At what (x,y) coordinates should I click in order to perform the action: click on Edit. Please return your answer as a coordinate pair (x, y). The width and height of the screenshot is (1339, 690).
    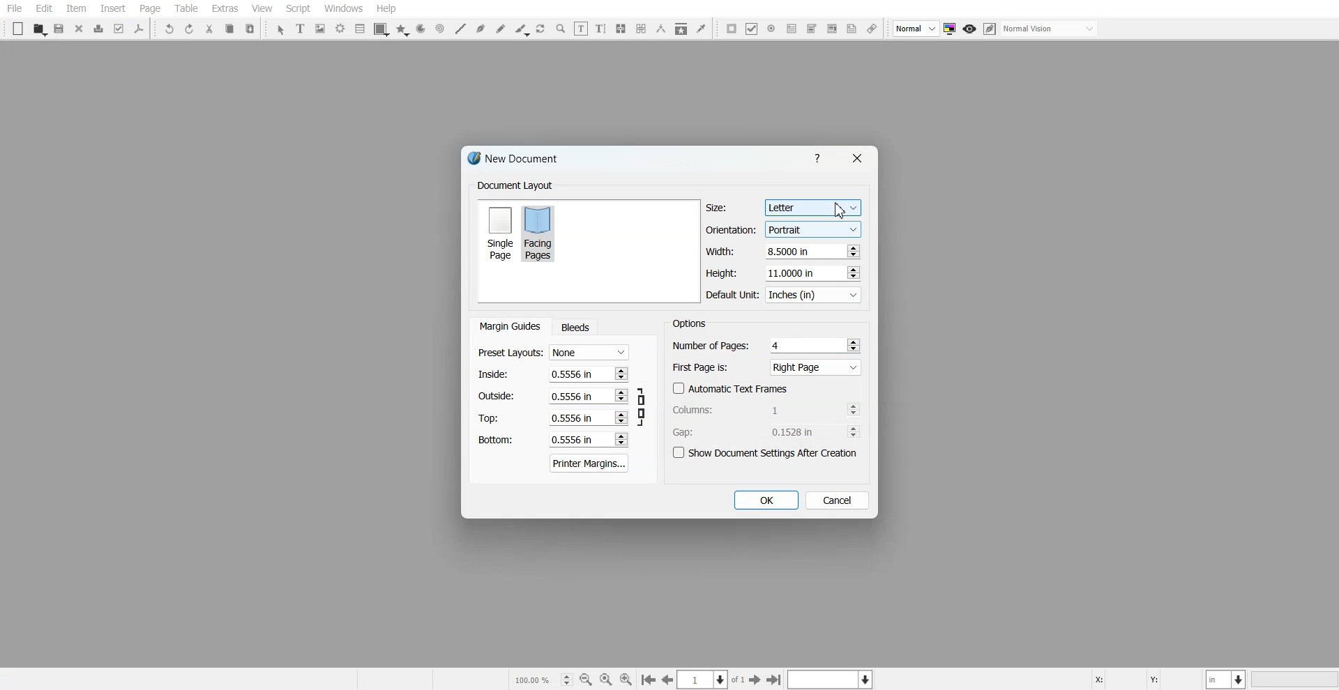
    Looking at the image, I should click on (43, 9).